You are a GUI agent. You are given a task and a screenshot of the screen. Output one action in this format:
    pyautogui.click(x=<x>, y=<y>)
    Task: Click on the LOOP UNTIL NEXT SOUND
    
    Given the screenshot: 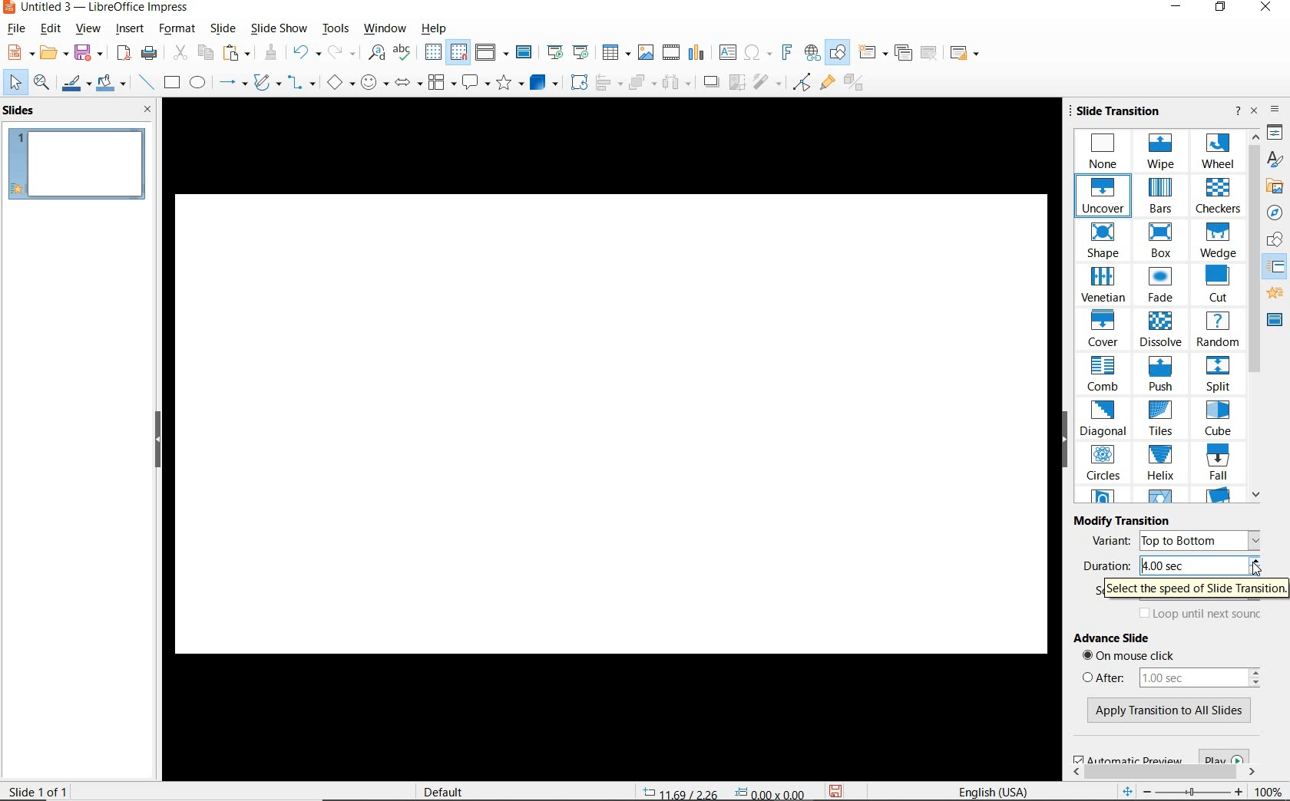 What is the action you would take?
    pyautogui.click(x=1199, y=615)
    